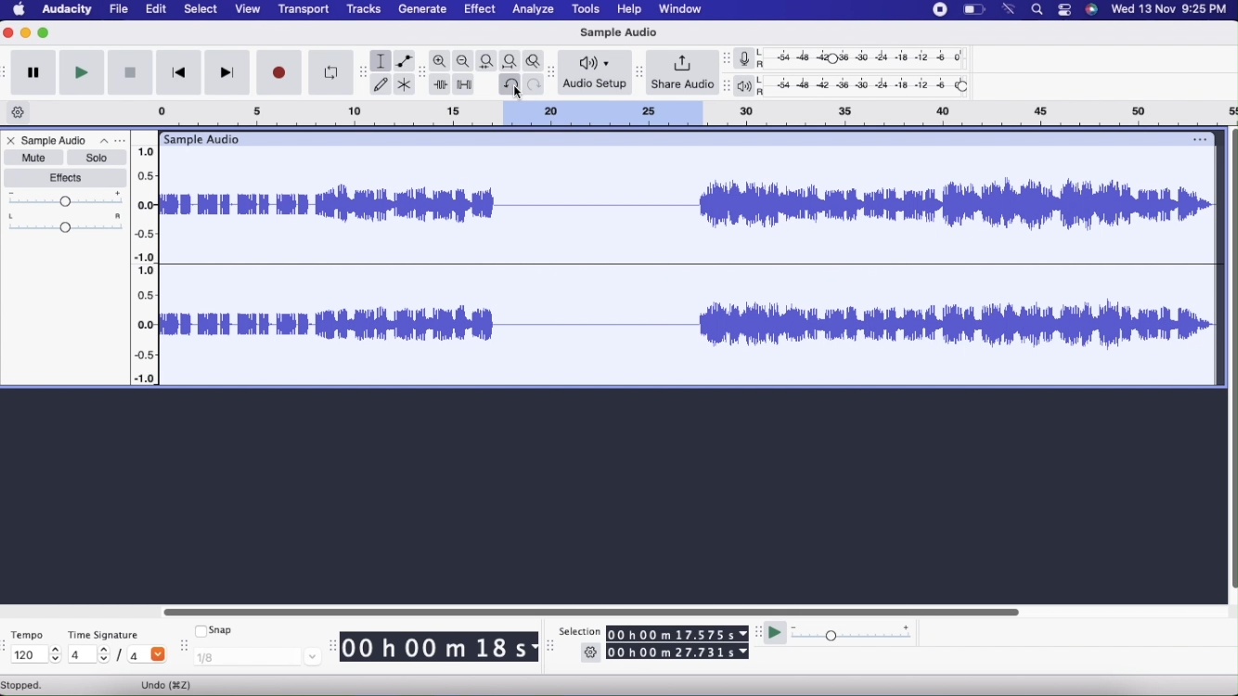 This screenshot has width=1238, height=696. What do you see at coordinates (19, 10) in the screenshot?
I see `Home` at bounding box center [19, 10].